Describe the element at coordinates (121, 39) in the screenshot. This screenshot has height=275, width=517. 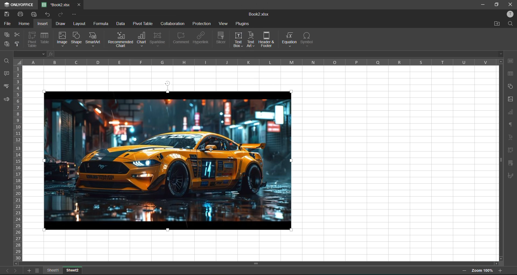
I see `recommended chart` at that location.